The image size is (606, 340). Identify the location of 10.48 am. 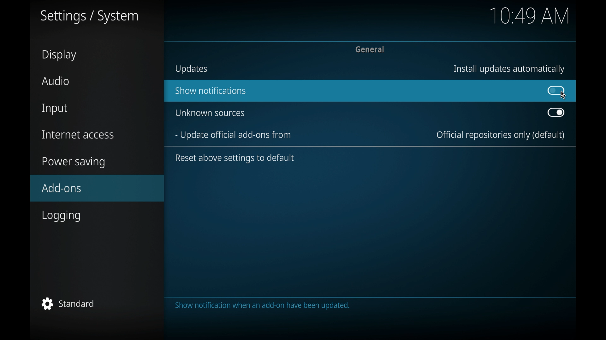
(530, 15).